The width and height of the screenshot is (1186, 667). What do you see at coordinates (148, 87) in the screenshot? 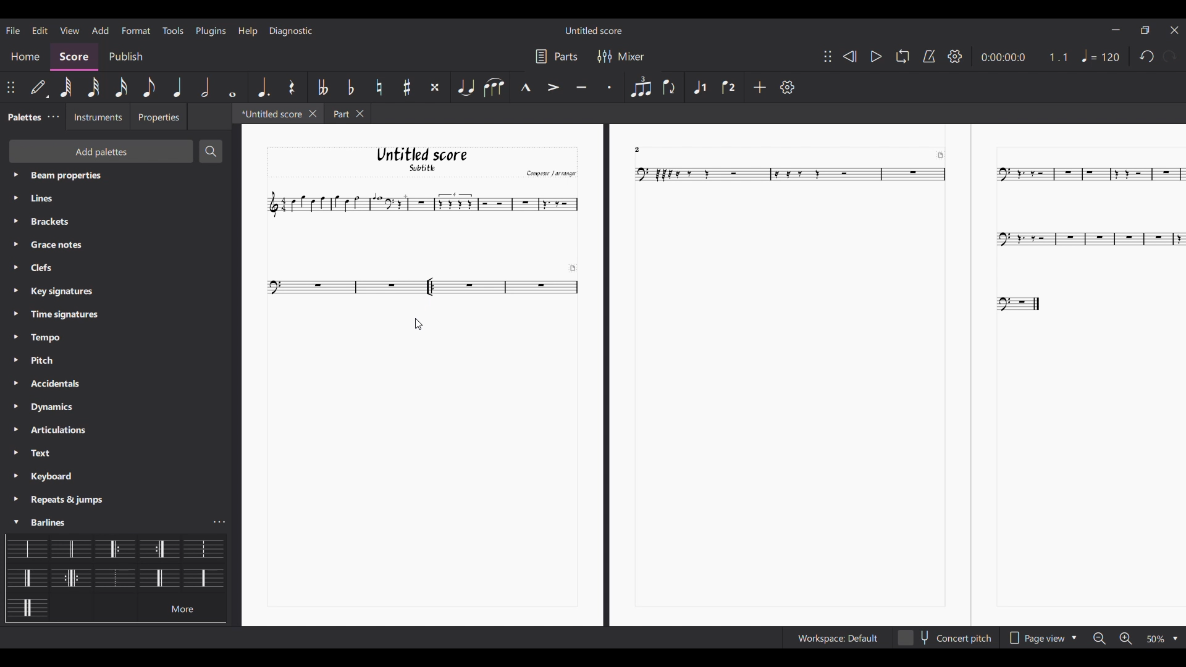
I see `8th note` at bounding box center [148, 87].